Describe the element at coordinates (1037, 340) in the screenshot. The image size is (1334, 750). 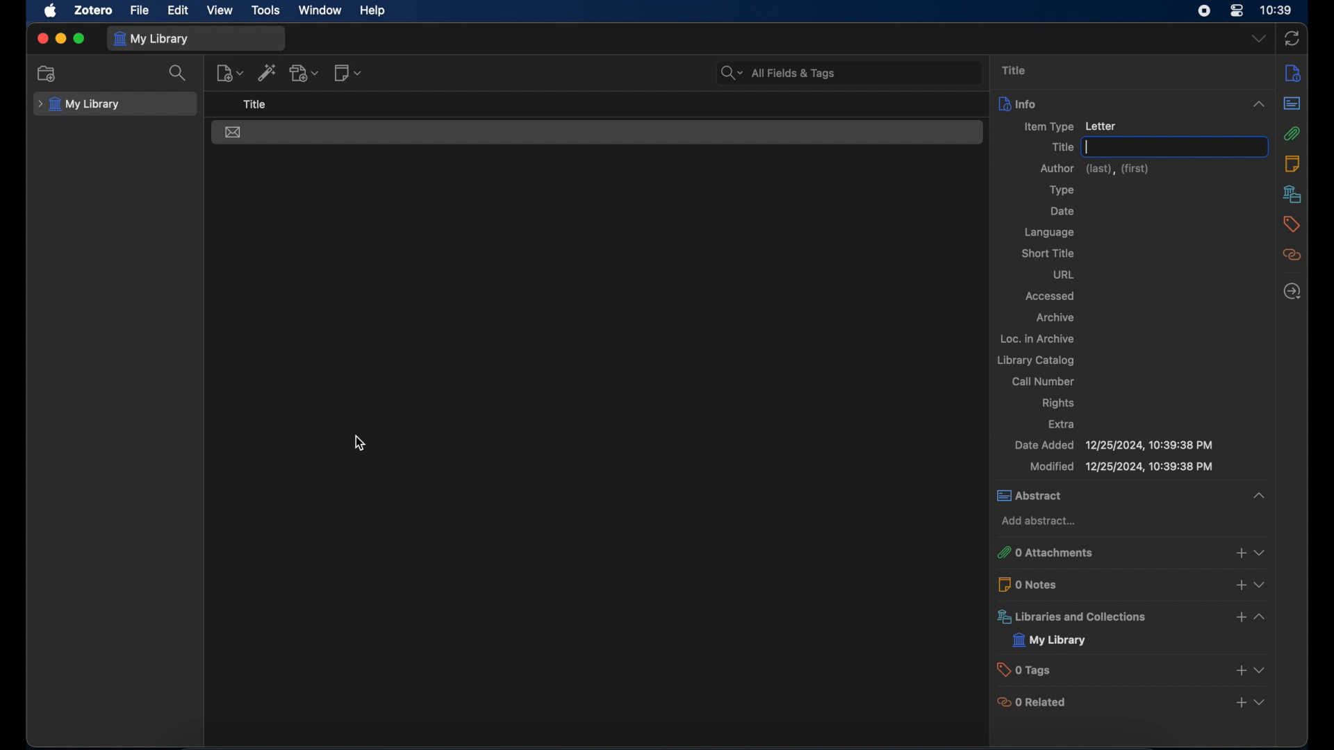
I see `Loc. in archive` at that location.